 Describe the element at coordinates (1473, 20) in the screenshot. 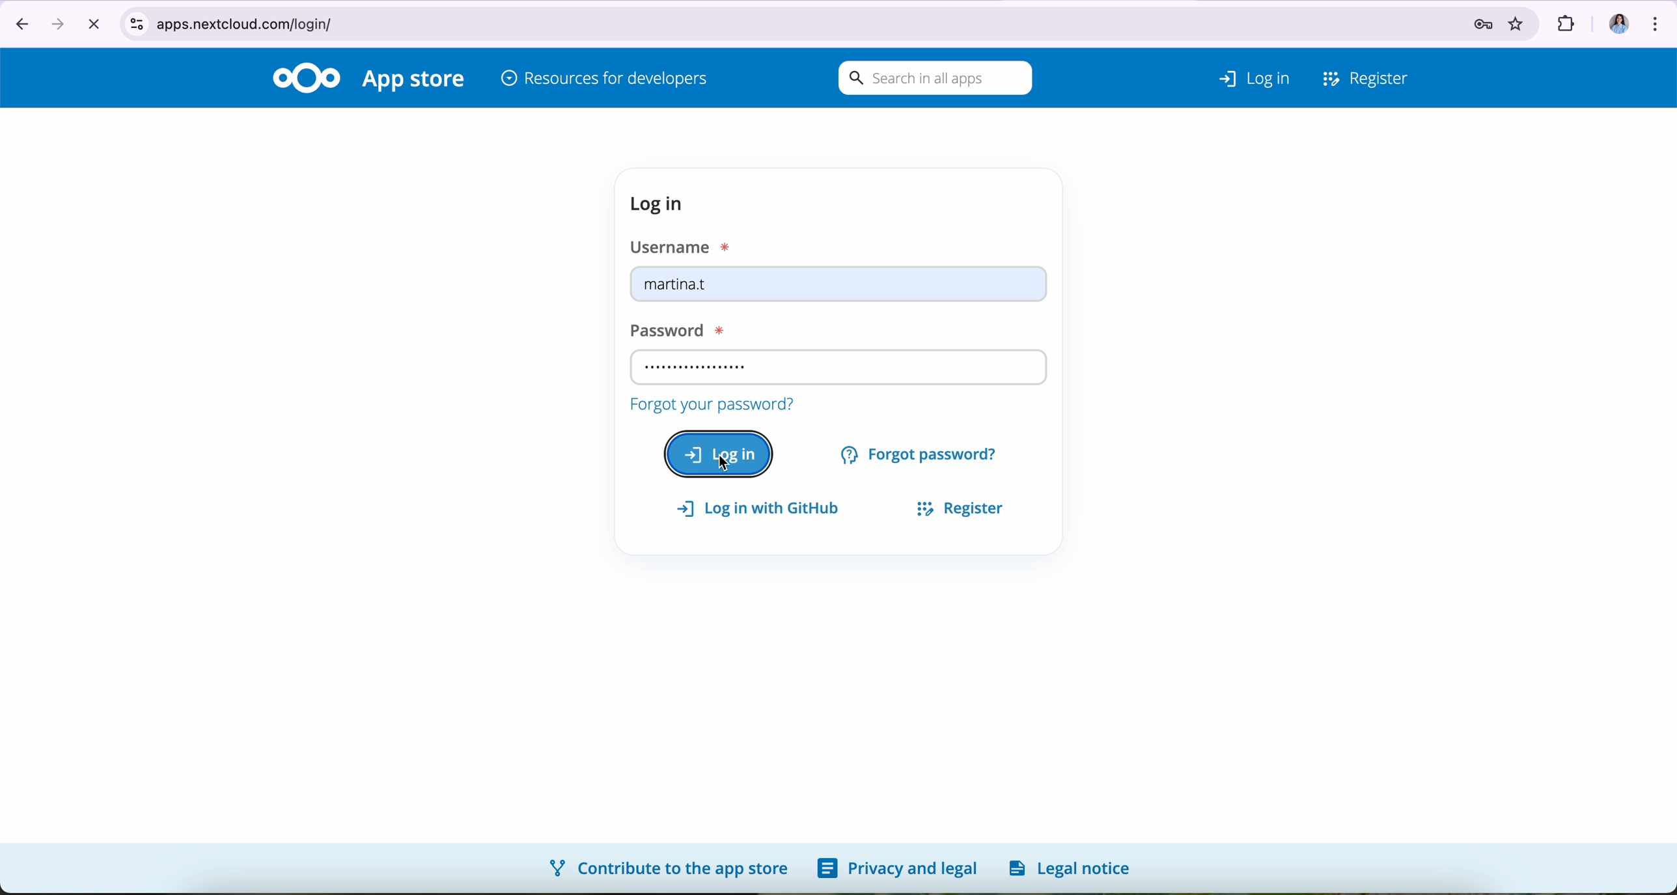

I see `password` at that location.